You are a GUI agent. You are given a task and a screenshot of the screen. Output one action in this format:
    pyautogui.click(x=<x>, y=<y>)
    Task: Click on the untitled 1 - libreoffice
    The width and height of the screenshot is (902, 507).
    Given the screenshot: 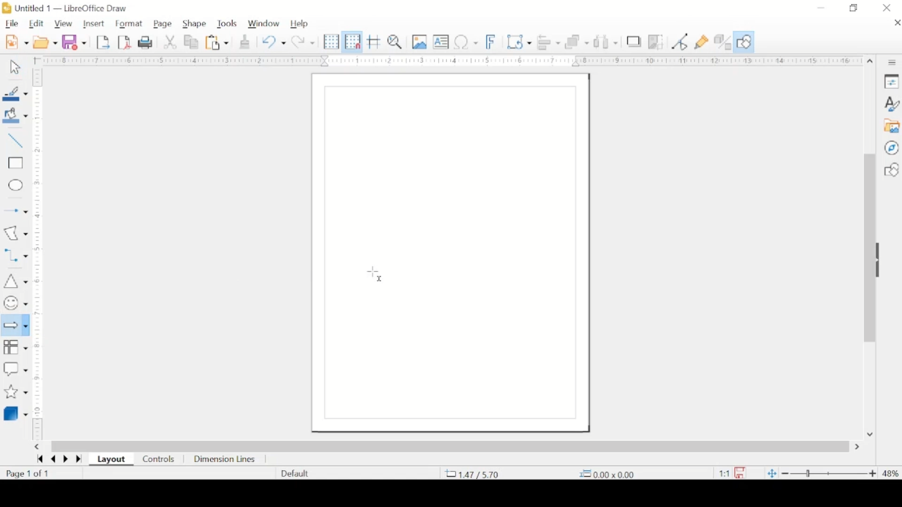 What is the action you would take?
    pyautogui.click(x=67, y=8)
    